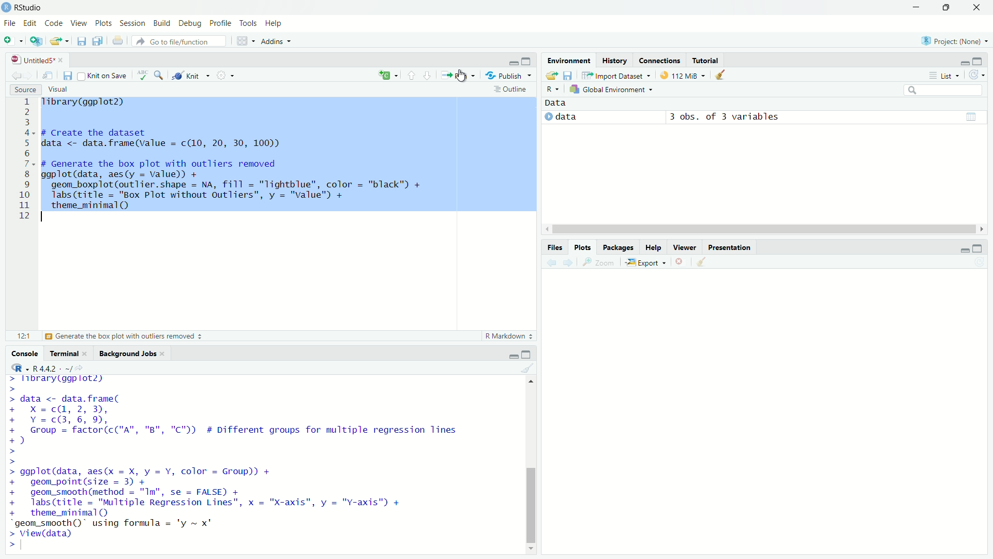  What do you see at coordinates (124, 337) in the screenshot?
I see `| Generate the box plot with outliers removed +` at bounding box center [124, 337].